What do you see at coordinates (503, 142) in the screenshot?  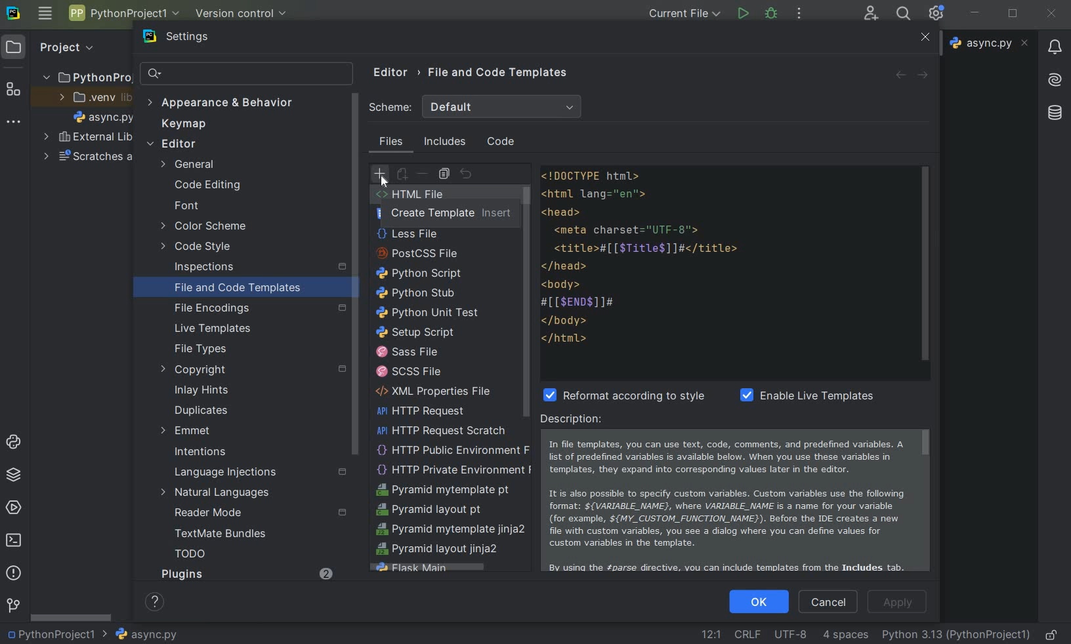 I see `code` at bounding box center [503, 142].